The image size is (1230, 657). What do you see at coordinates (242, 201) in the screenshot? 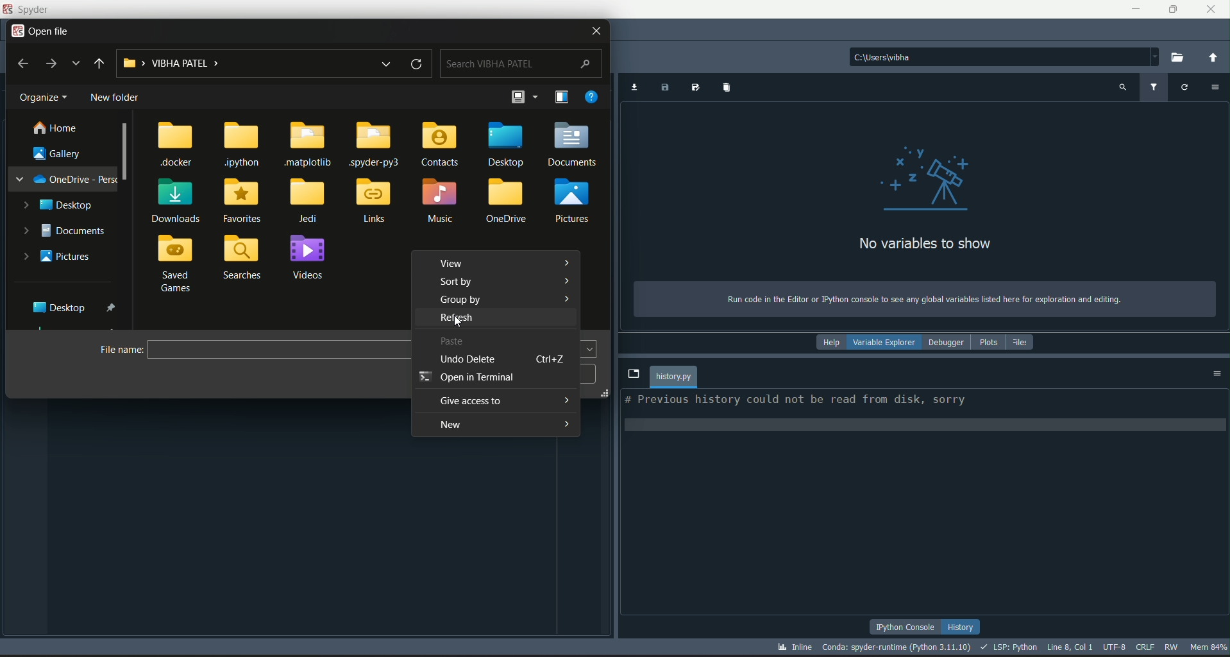
I see `favorites` at bounding box center [242, 201].